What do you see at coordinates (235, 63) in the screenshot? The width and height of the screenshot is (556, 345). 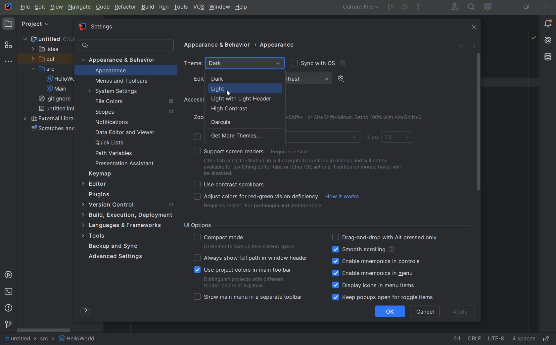 I see `Theme:dark` at bounding box center [235, 63].